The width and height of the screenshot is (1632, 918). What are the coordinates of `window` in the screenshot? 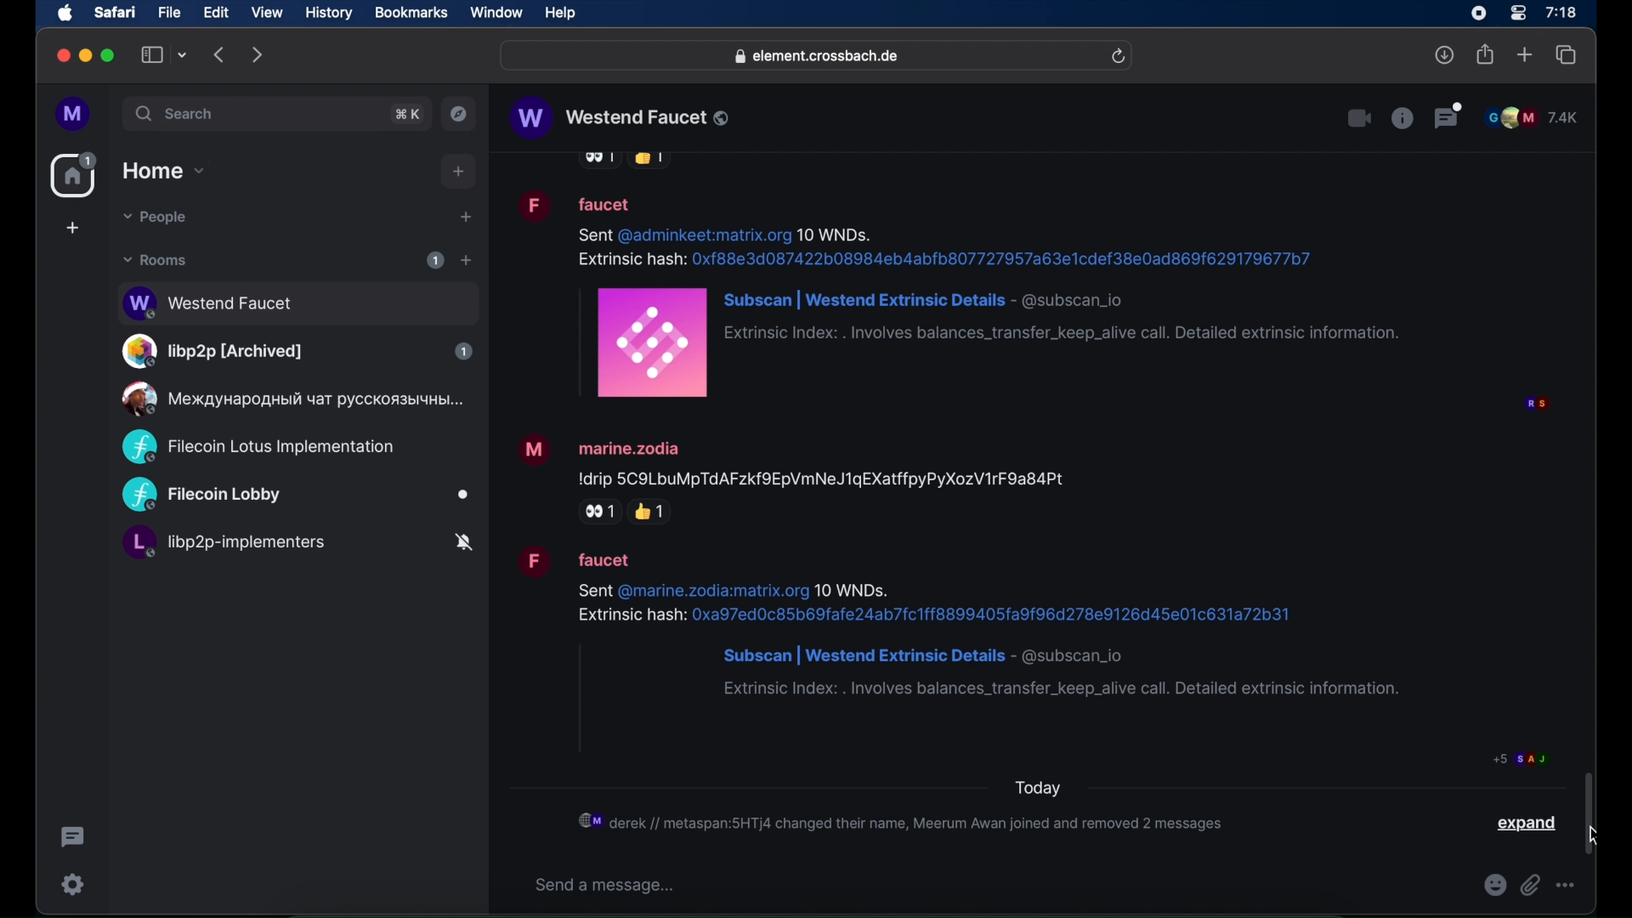 It's located at (496, 13).